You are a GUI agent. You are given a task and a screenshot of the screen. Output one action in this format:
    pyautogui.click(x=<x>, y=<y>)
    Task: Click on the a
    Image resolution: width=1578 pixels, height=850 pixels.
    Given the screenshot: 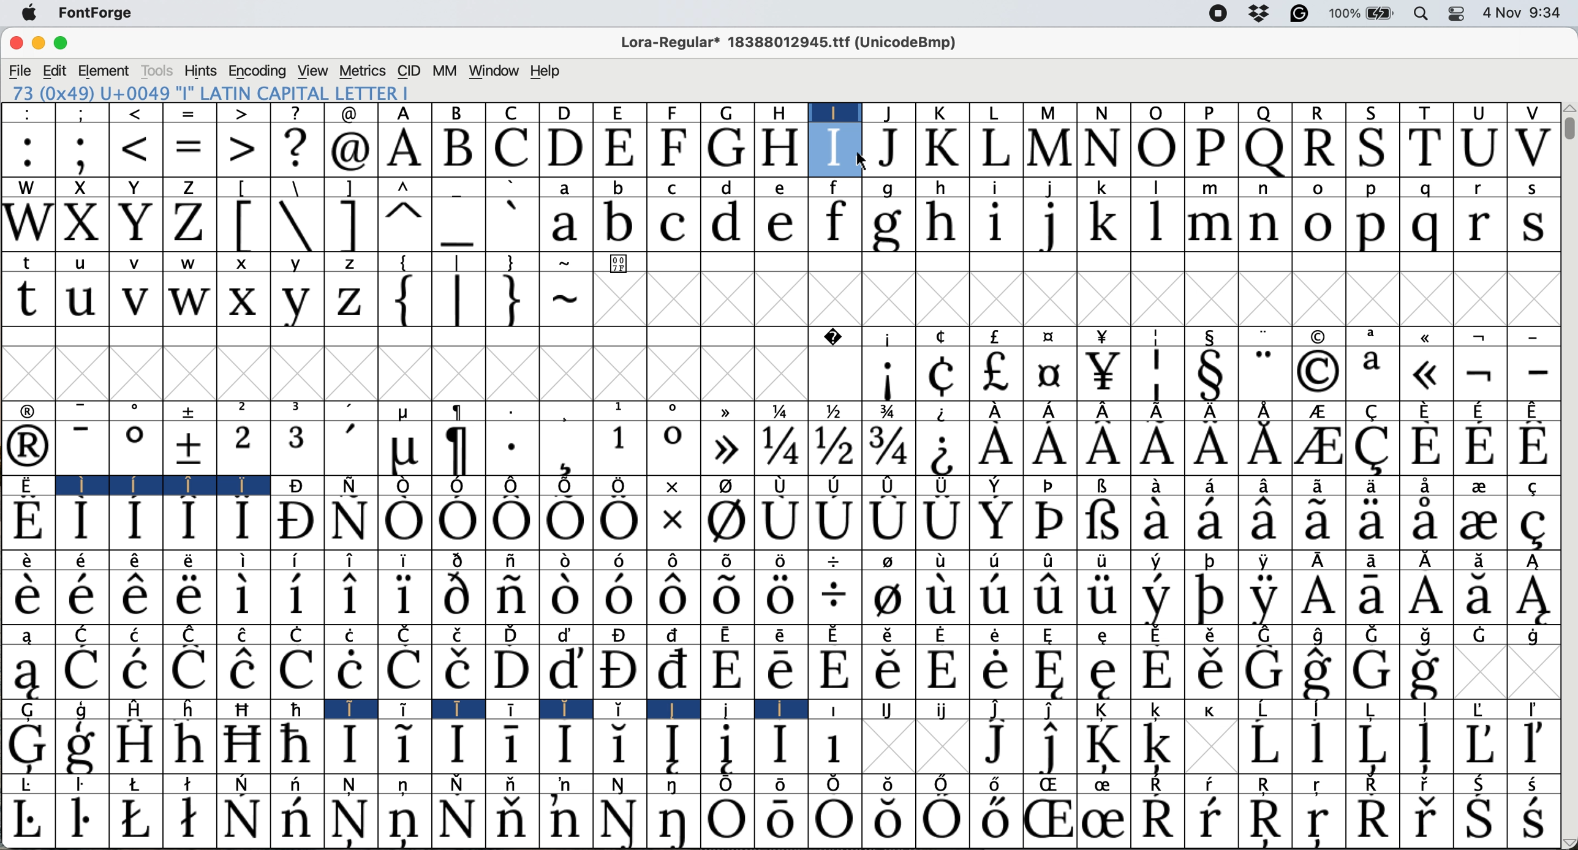 What is the action you would take?
    pyautogui.click(x=29, y=634)
    